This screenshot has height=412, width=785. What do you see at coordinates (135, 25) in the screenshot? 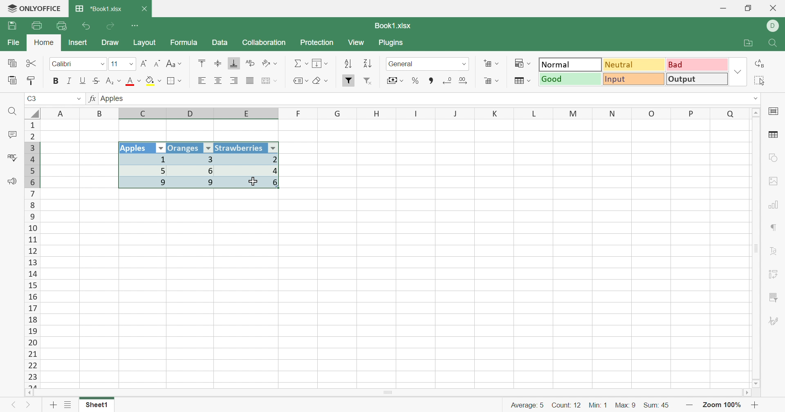
I see `Customize quick access toolbar` at bounding box center [135, 25].